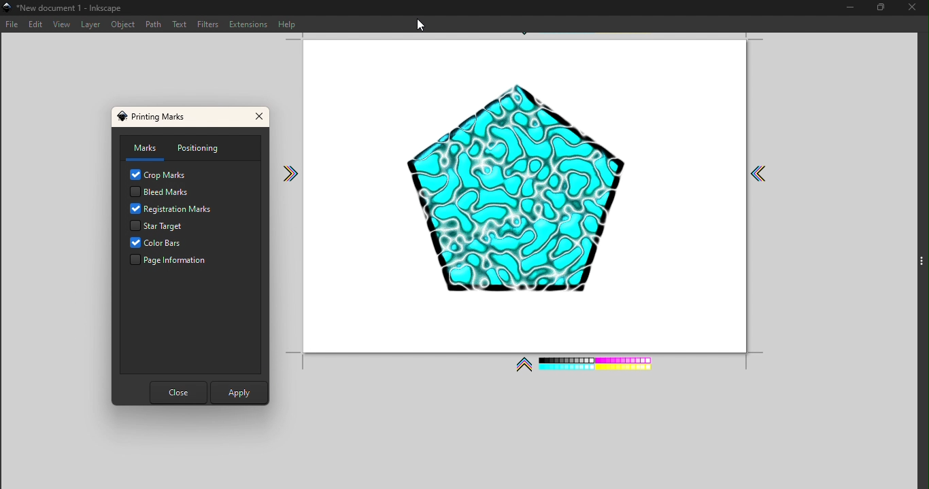 This screenshot has height=489, width=929. Describe the element at coordinates (125, 25) in the screenshot. I see `Object` at that location.